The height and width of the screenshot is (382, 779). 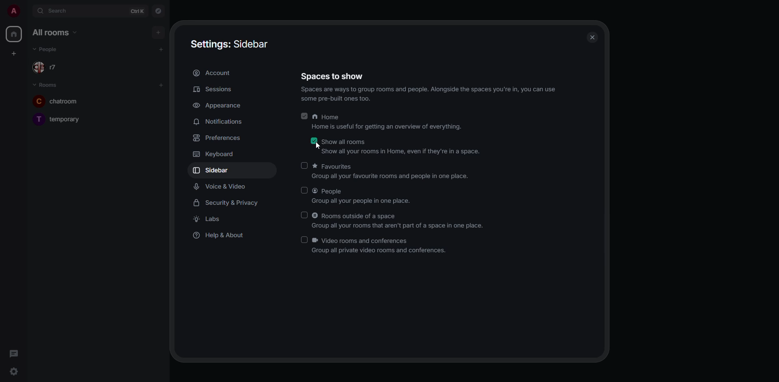 What do you see at coordinates (214, 88) in the screenshot?
I see `sessions` at bounding box center [214, 88].